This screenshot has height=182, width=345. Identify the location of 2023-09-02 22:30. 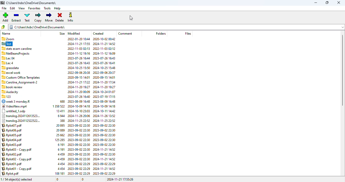
(105, 140).